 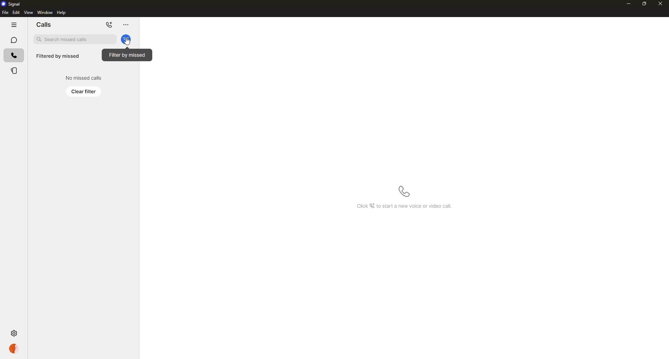 What do you see at coordinates (14, 334) in the screenshot?
I see `settings` at bounding box center [14, 334].